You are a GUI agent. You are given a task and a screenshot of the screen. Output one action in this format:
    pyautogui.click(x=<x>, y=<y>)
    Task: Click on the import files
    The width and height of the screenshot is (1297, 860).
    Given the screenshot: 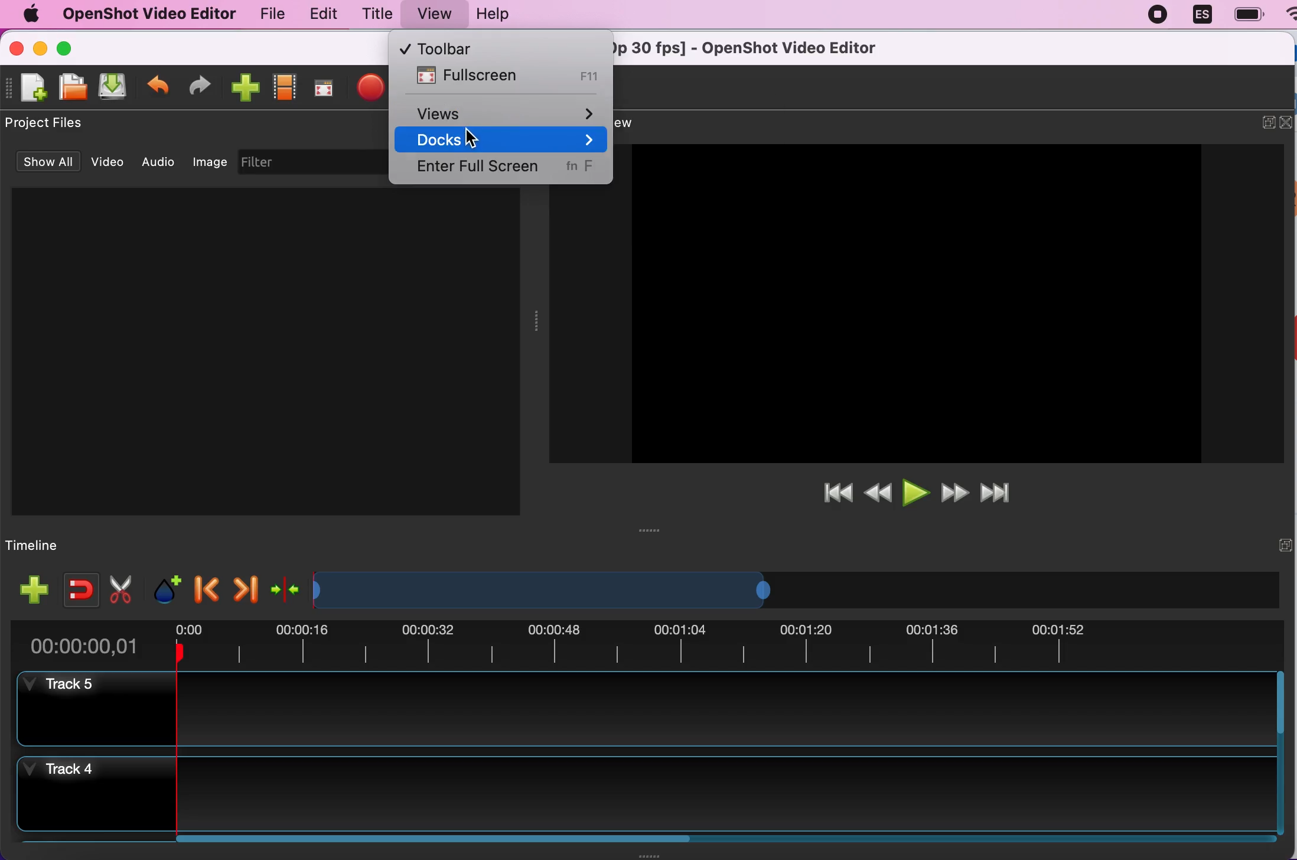 What is the action you would take?
    pyautogui.click(x=244, y=85)
    